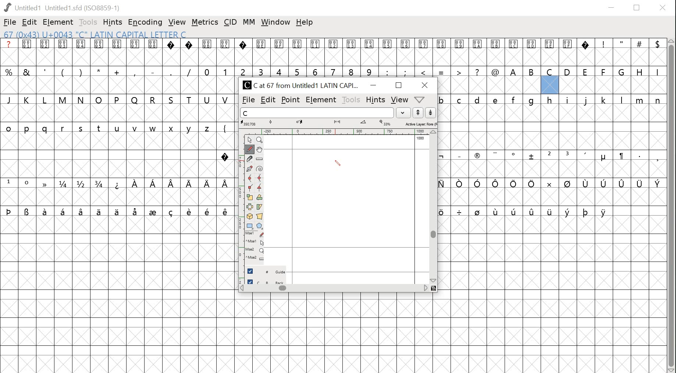  What do you see at coordinates (352, 99) in the screenshot?
I see `tools` at bounding box center [352, 99].